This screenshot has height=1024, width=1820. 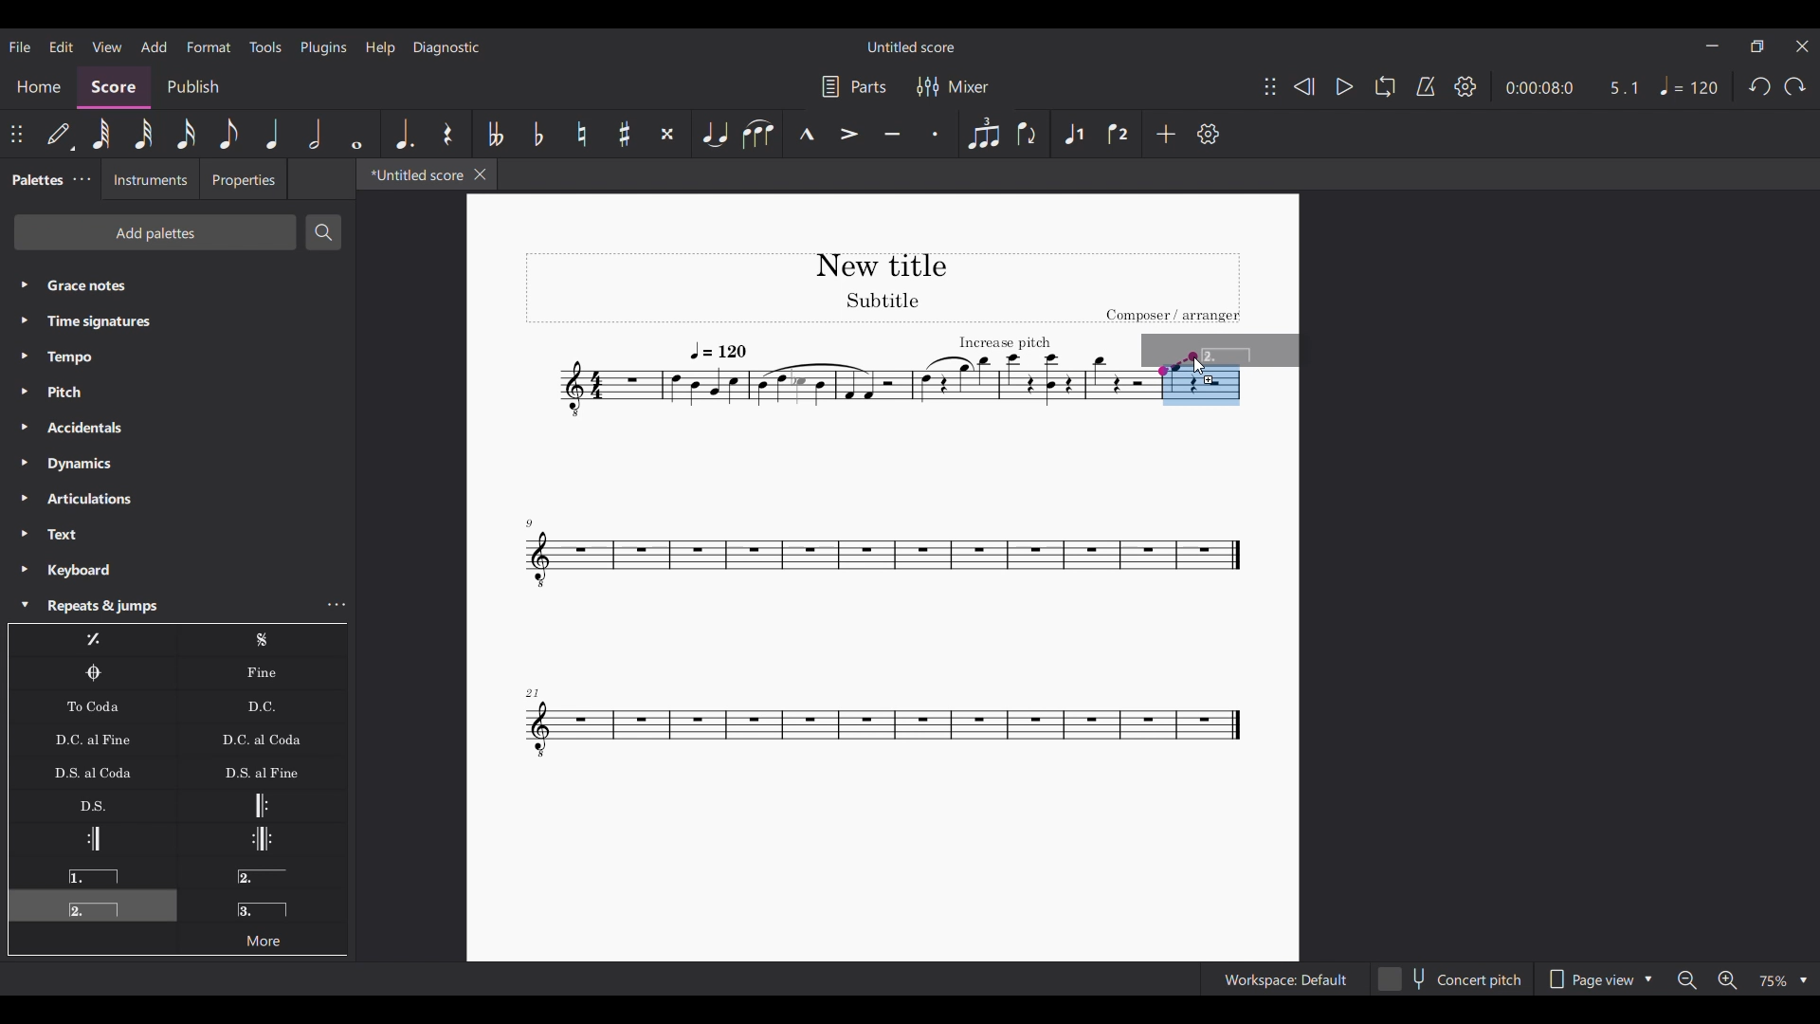 I want to click on Properties, so click(x=243, y=179).